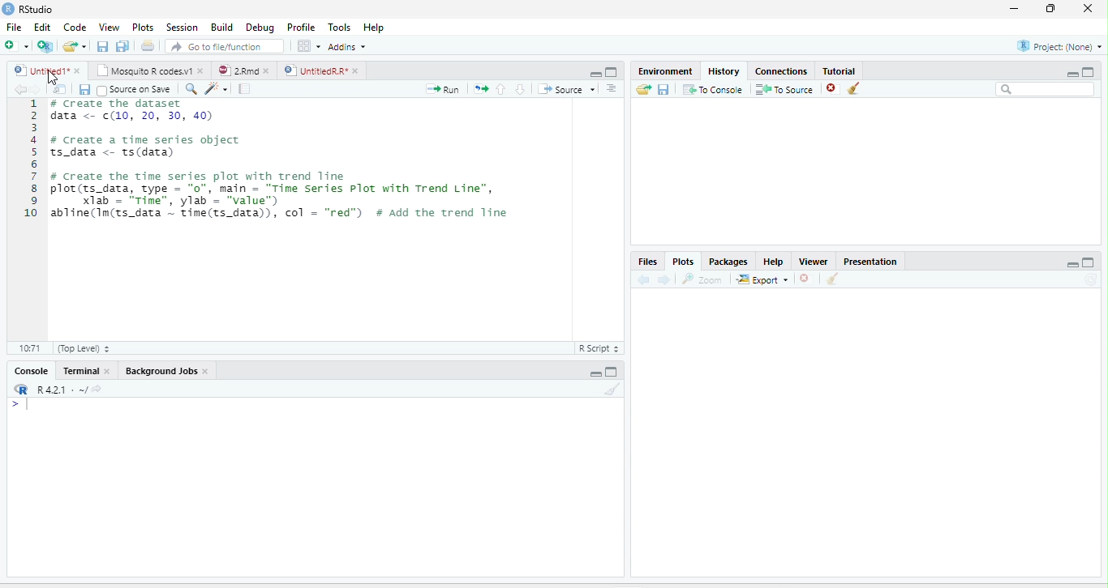 Image resolution: width=1108 pixels, height=588 pixels. I want to click on Plots, so click(143, 27).